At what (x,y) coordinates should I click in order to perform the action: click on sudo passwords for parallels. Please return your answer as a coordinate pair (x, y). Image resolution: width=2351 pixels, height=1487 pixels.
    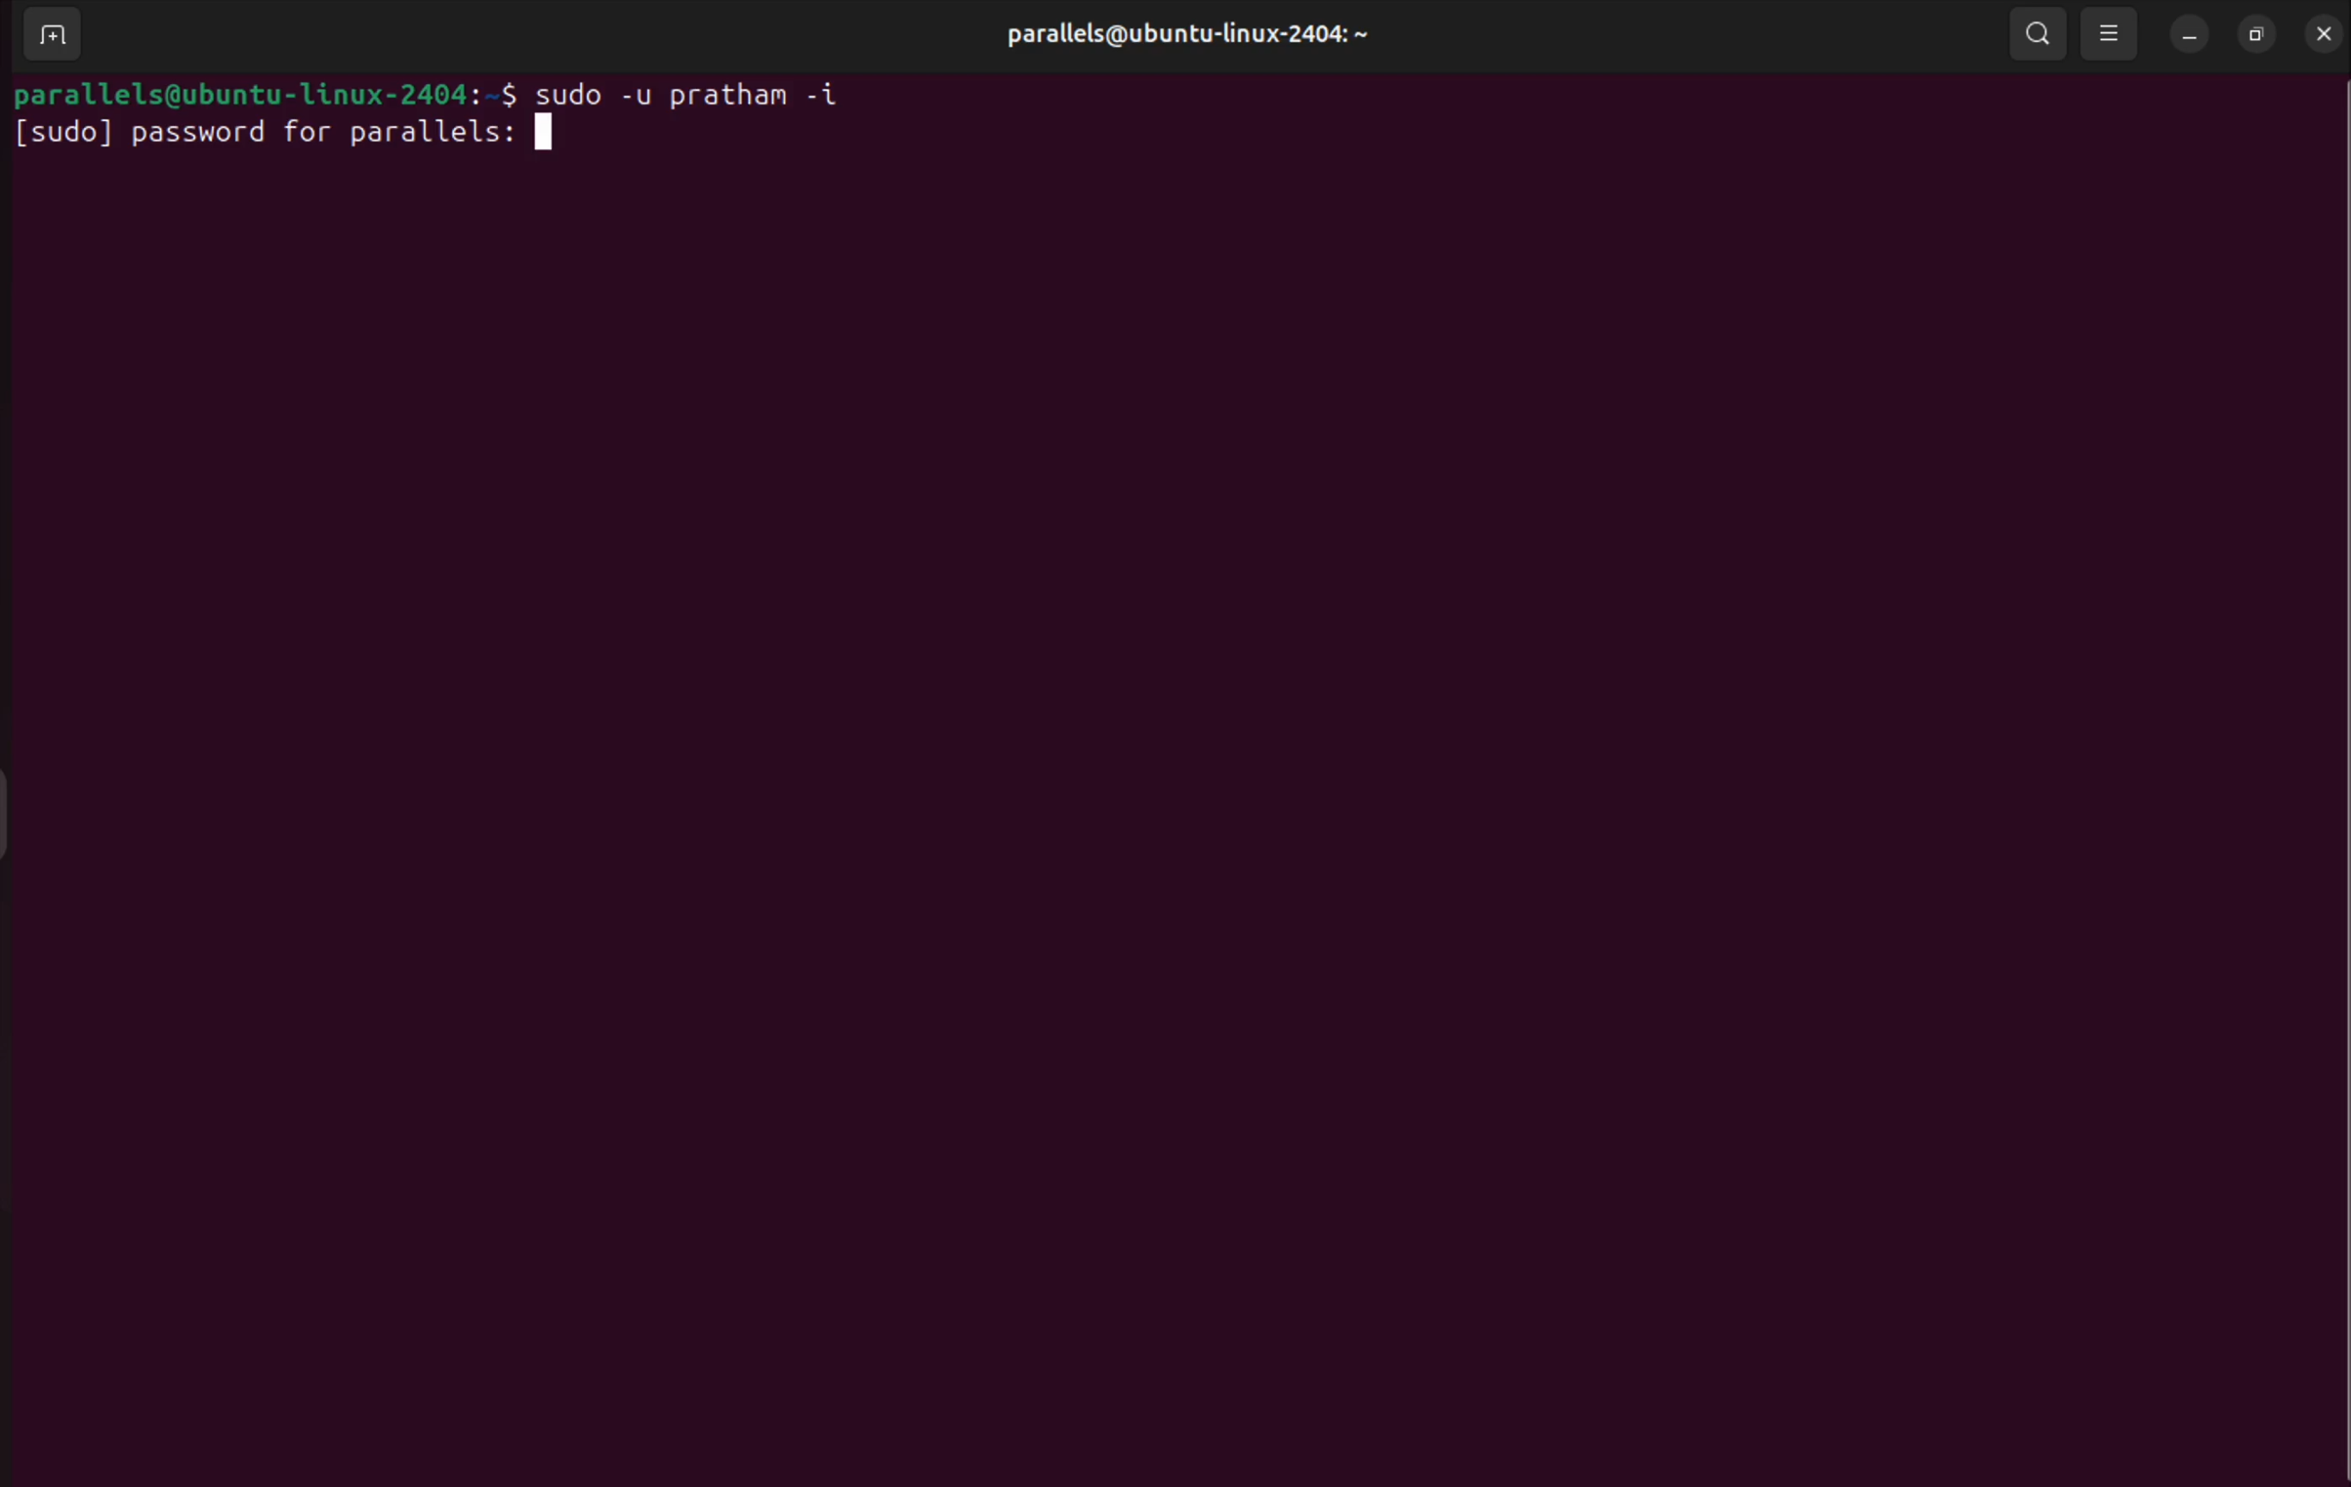
    Looking at the image, I should click on (261, 132).